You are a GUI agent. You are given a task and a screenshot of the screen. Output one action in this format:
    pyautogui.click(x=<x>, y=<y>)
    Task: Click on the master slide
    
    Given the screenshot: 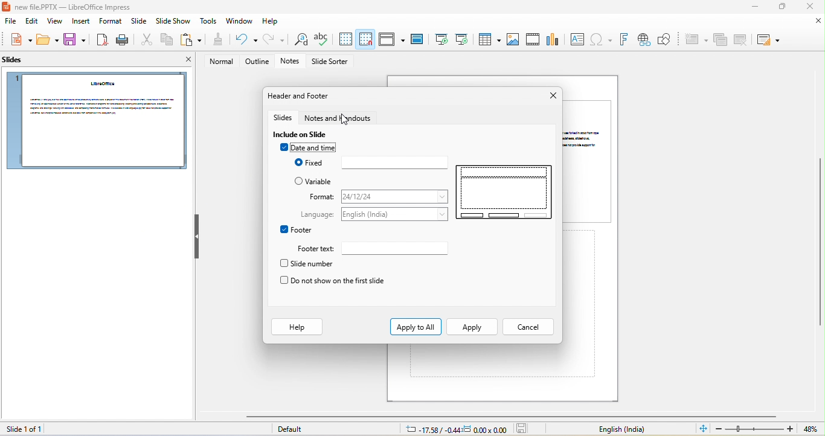 What is the action you would take?
    pyautogui.click(x=417, y=40)
    